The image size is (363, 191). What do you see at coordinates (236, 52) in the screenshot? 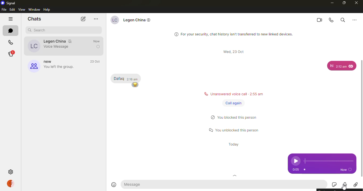
I see `scroll bar` at bounding box center [236, 52].